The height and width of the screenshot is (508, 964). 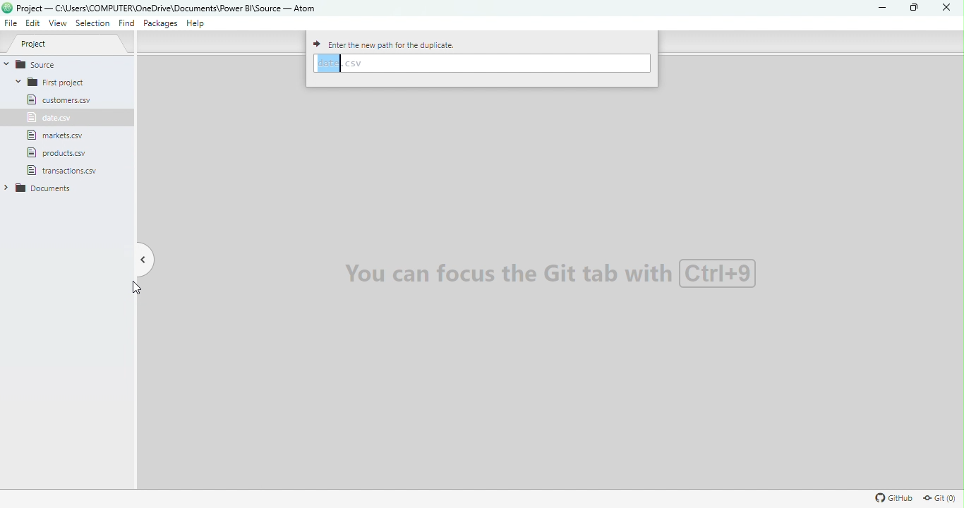 What do you see at coordinates (168, 7) in the screenshot?
I see `File name` at bounding box center [168, 7].